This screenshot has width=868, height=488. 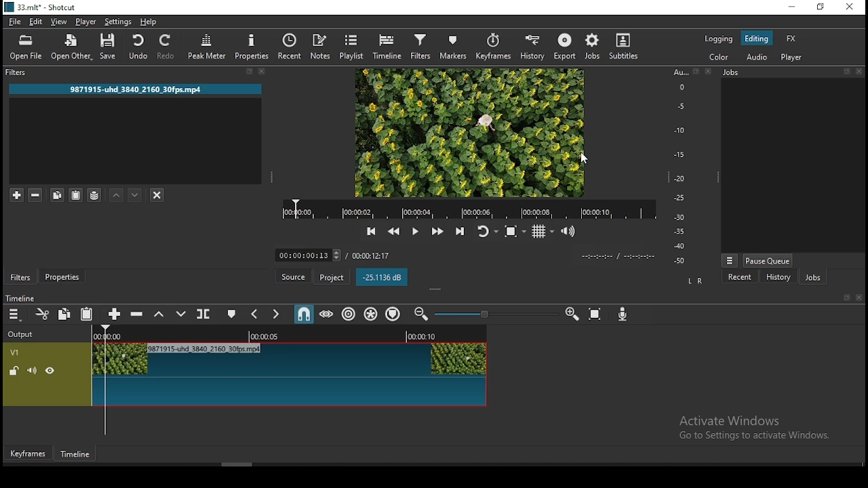 What do you see at coordinates (393, 231) in the screenshot?
I see `play quickly backward` at bounding box center [393, 231].